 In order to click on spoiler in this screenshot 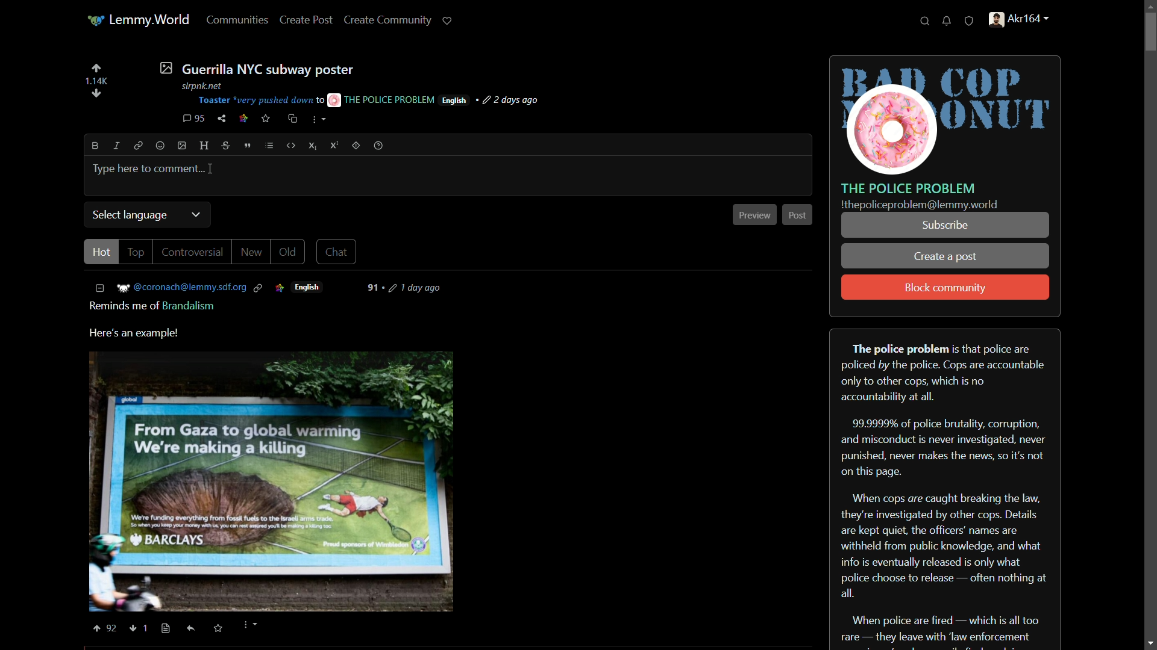, I will do `click(356, 145)`.